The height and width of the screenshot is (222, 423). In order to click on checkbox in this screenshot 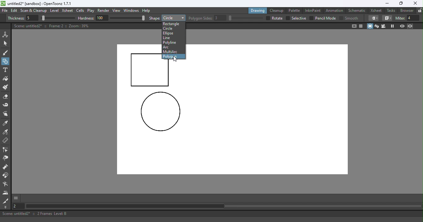, I will do `click(287, 18)`.